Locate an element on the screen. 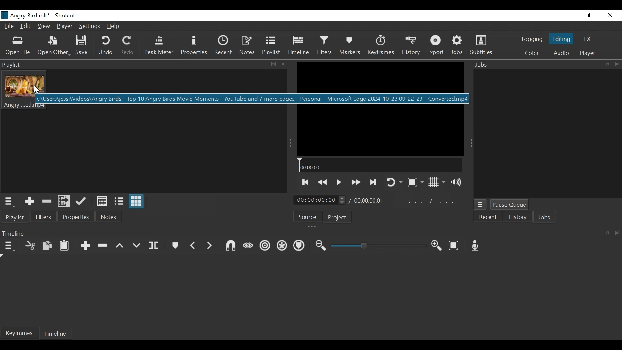  FX is located at coordinates (587, 39).